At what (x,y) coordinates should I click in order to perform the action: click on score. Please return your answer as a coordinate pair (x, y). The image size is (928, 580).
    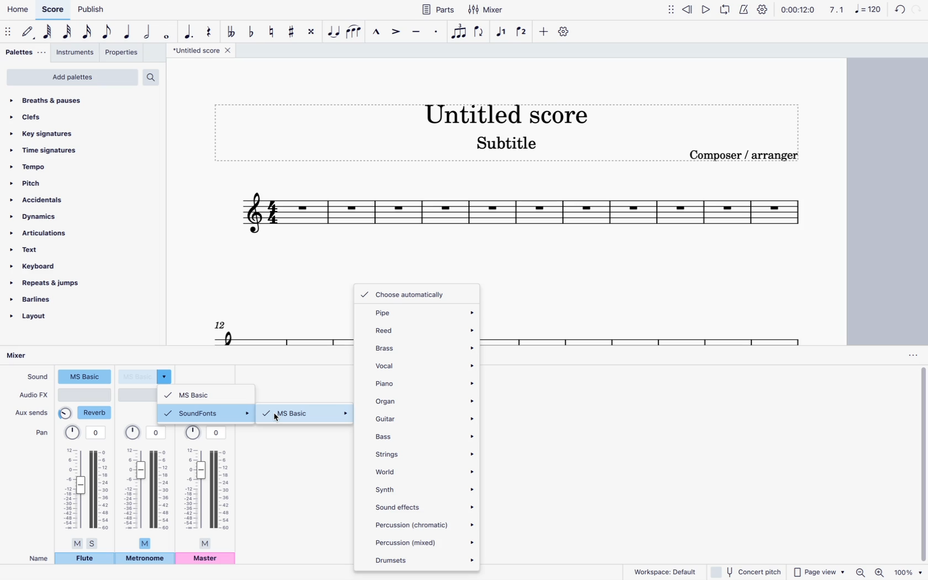
    Looking at the image, I should click on (54, 10).